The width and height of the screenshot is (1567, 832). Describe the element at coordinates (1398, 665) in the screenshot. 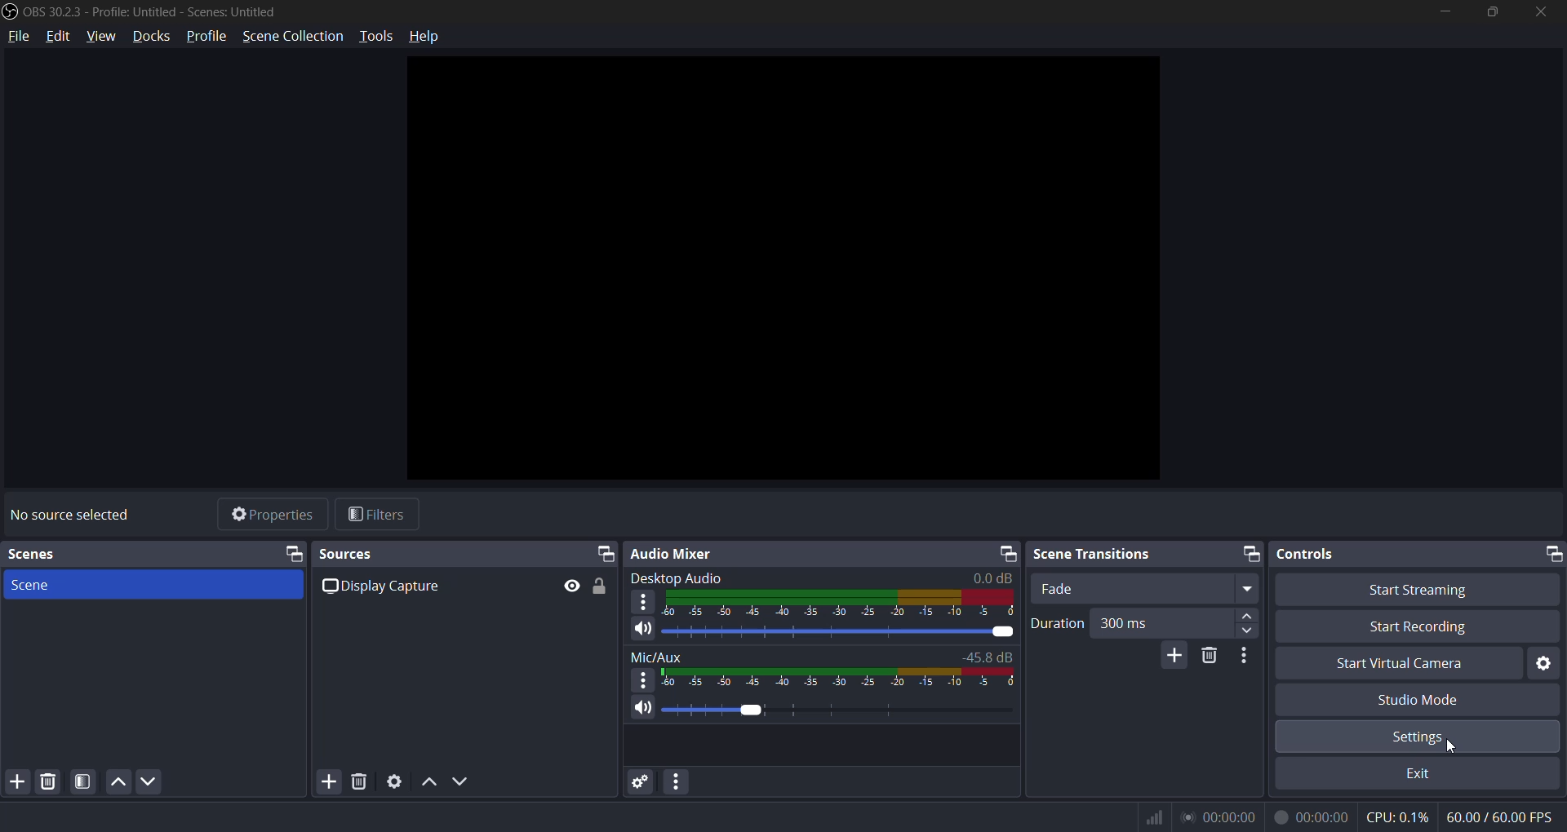

I see `start virtual camera` at that location.